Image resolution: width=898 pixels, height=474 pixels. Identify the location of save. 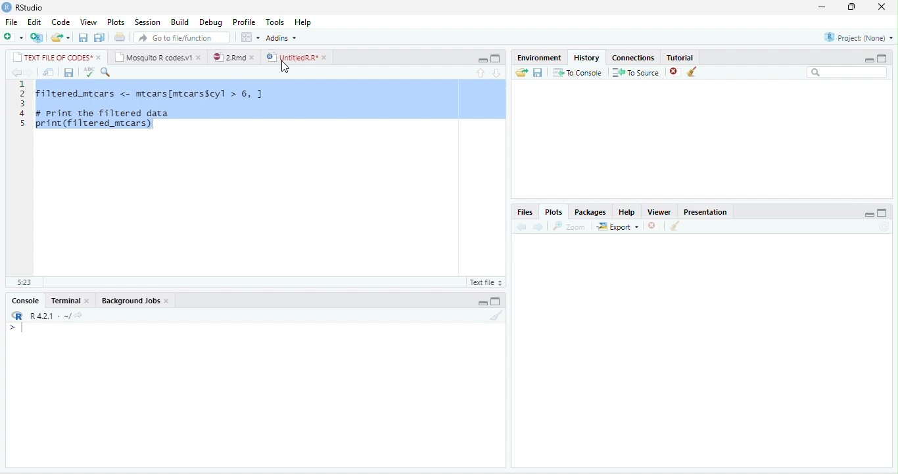
(68, 72).